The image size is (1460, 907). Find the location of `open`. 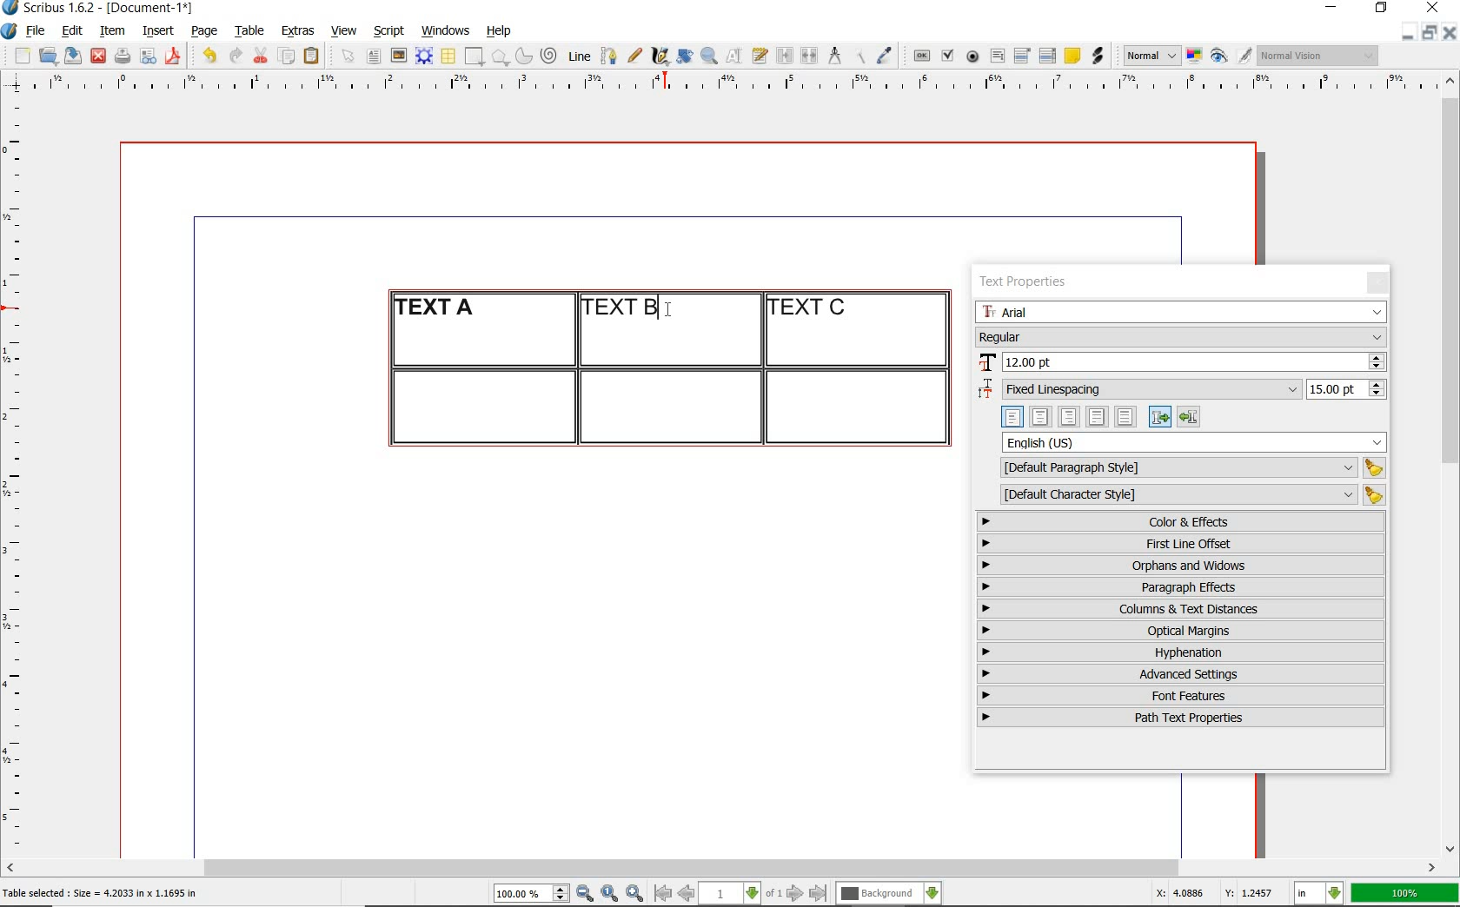

open is located at coordinates (47, 55).